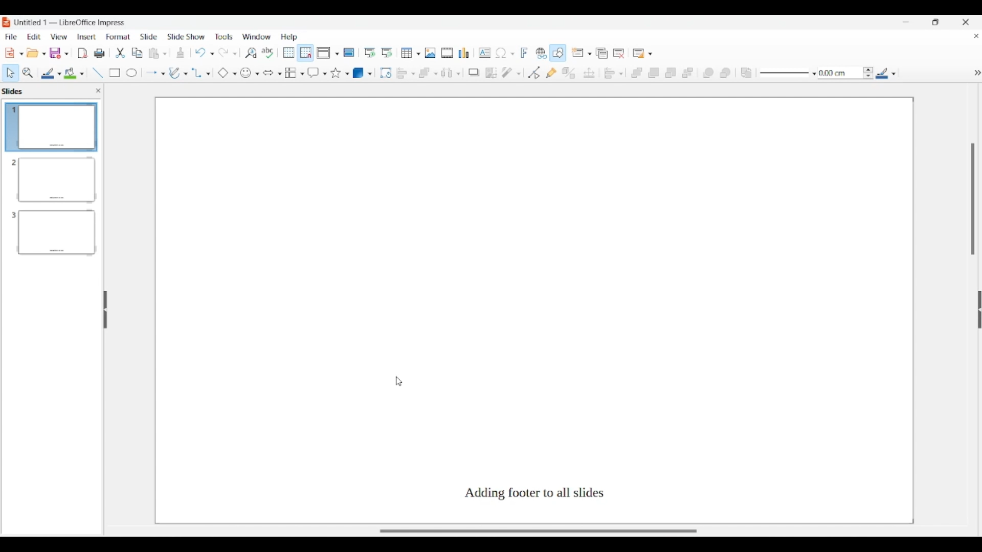  Describe the element at coordinates (294, 73) in the screenshot. I see `Flowchart options` at that location.